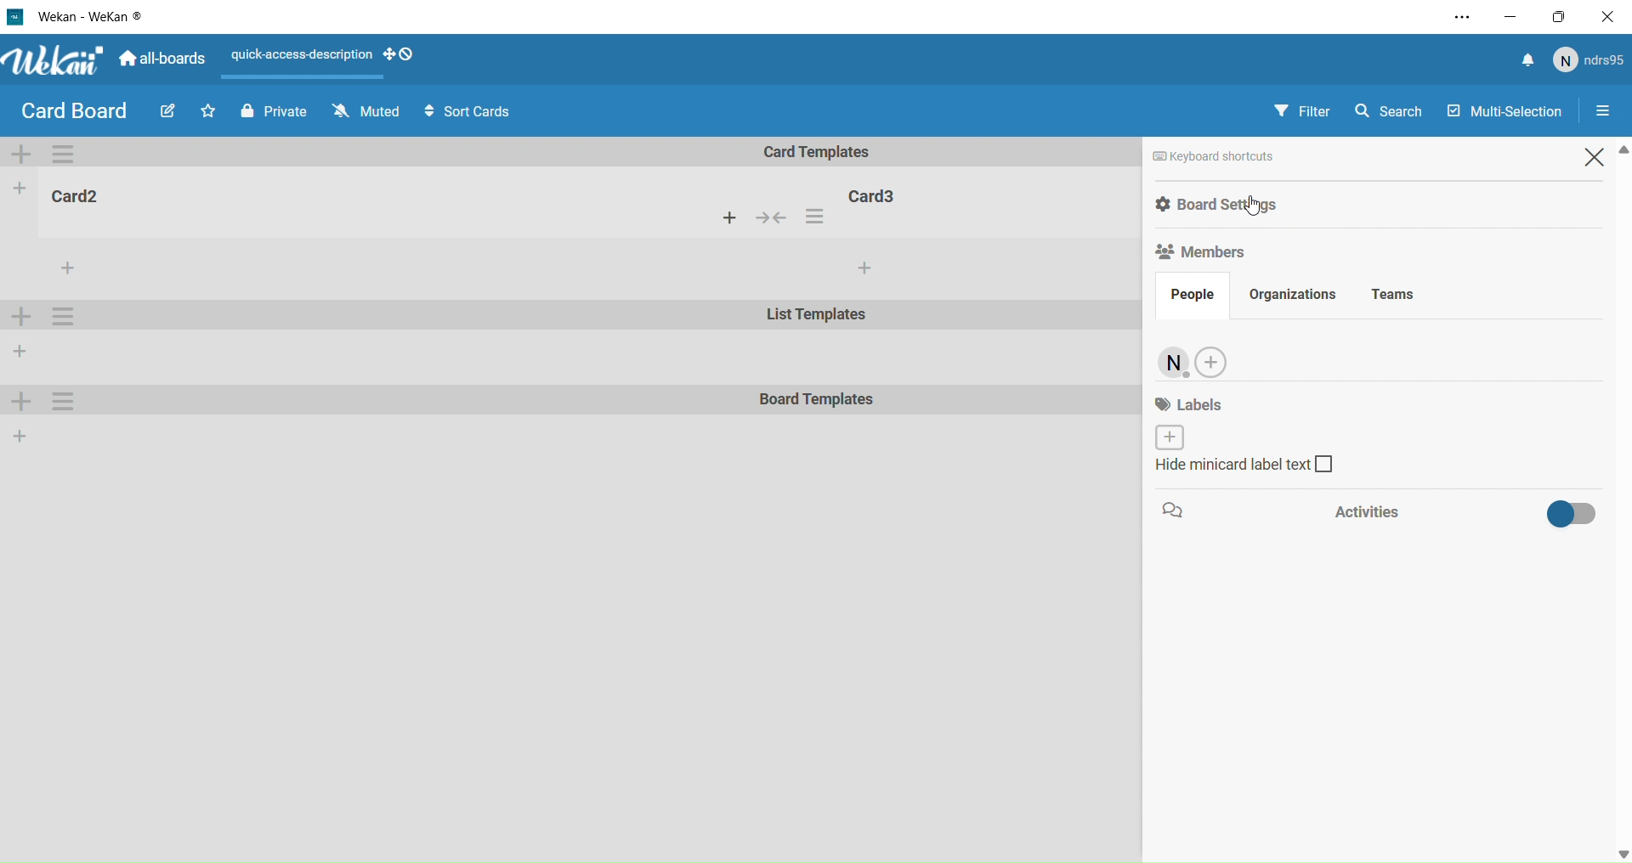 The width and height of the screenshot is (1632, 863). What do you see at coordinates (19, 355) in the screenshot?
I see `` at bounding box center [19, 355].